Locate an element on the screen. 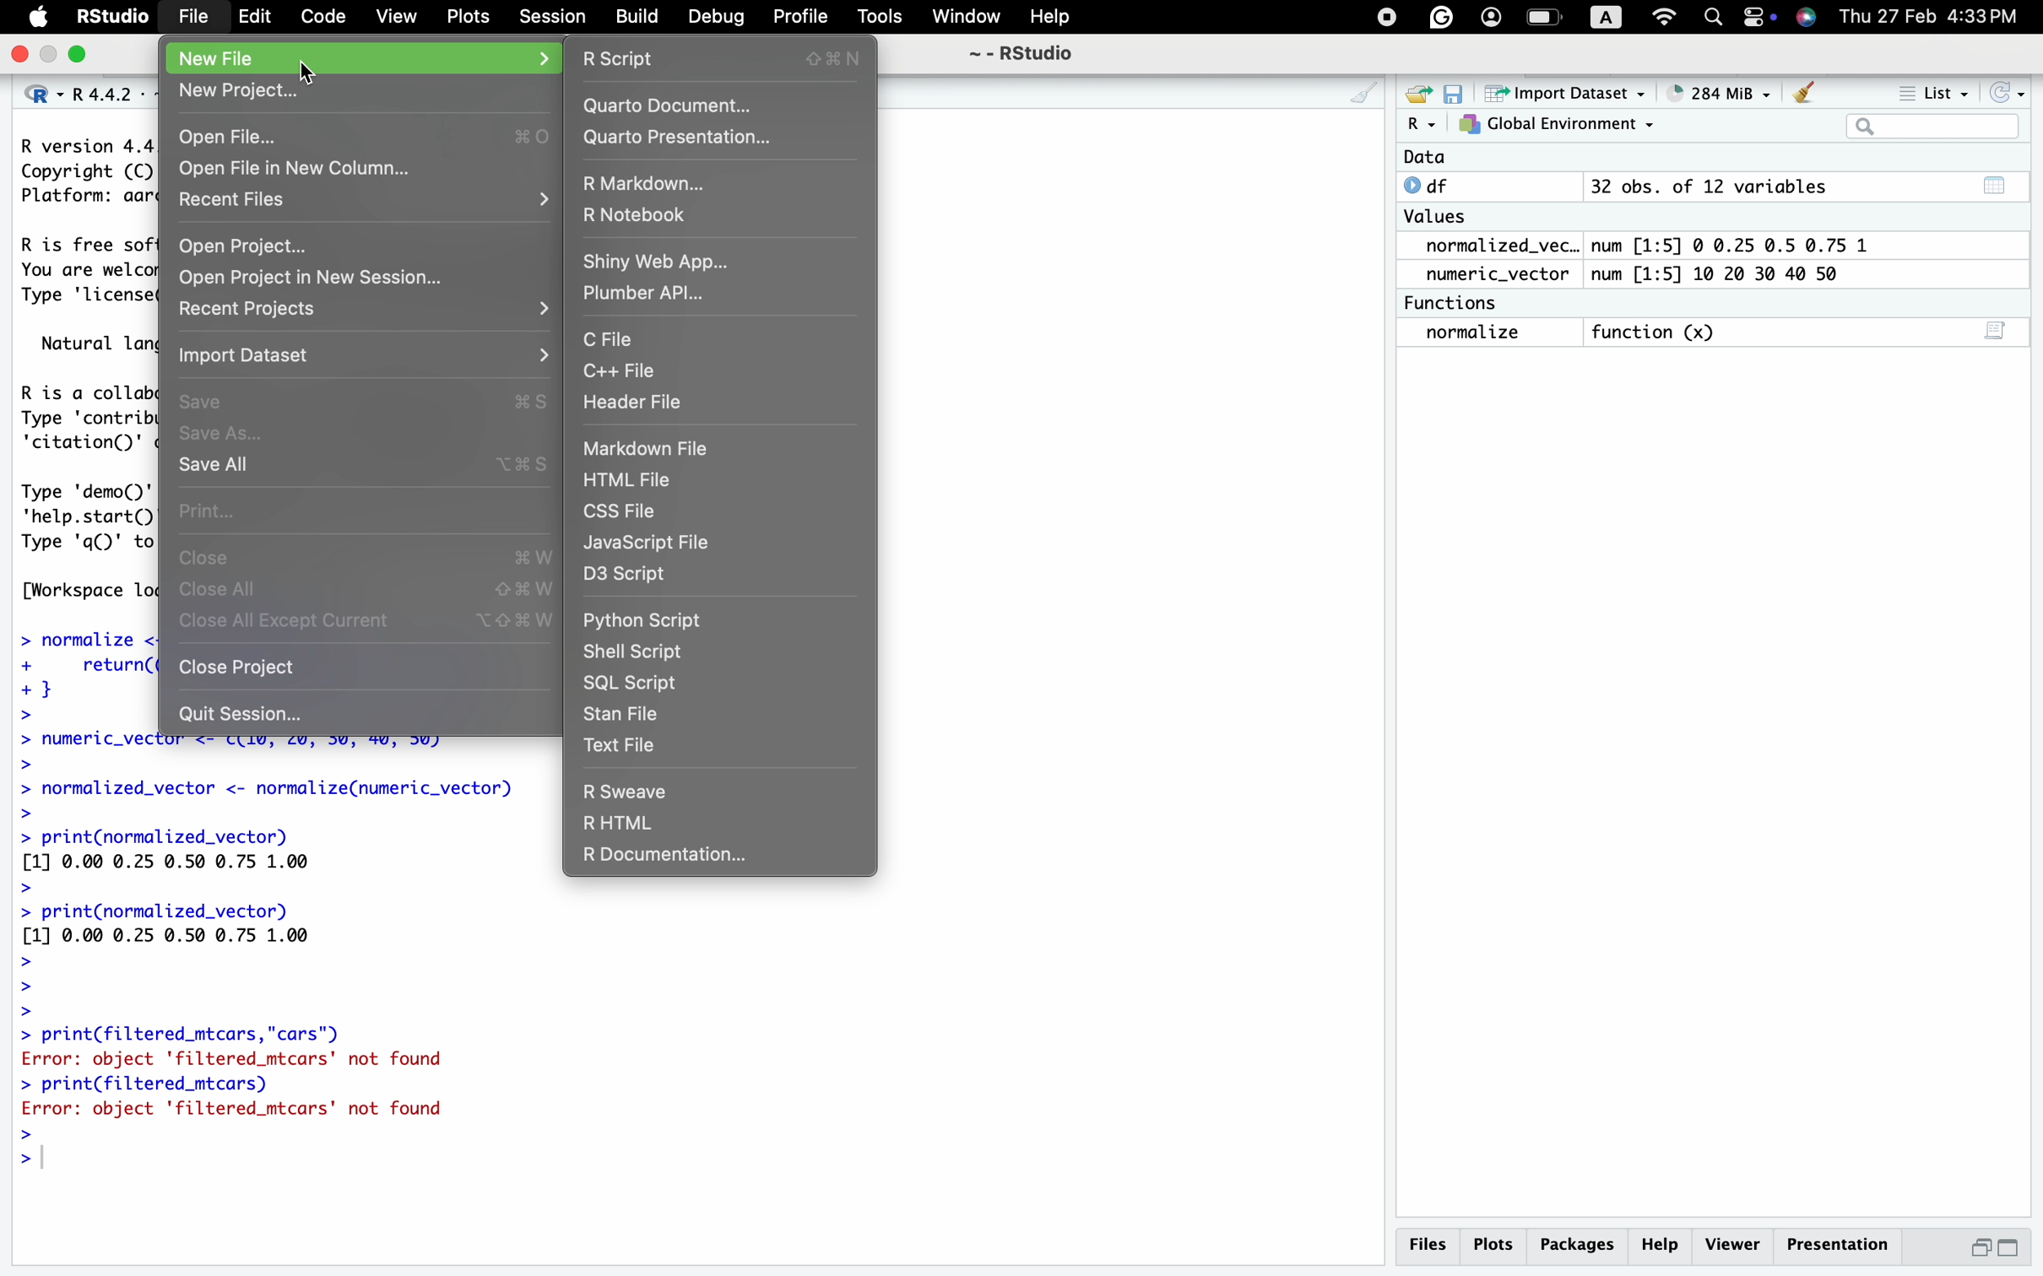 Image resolution: width=2043 pixels, height=1276 pixels. search is located at coordinates (1714, 19).